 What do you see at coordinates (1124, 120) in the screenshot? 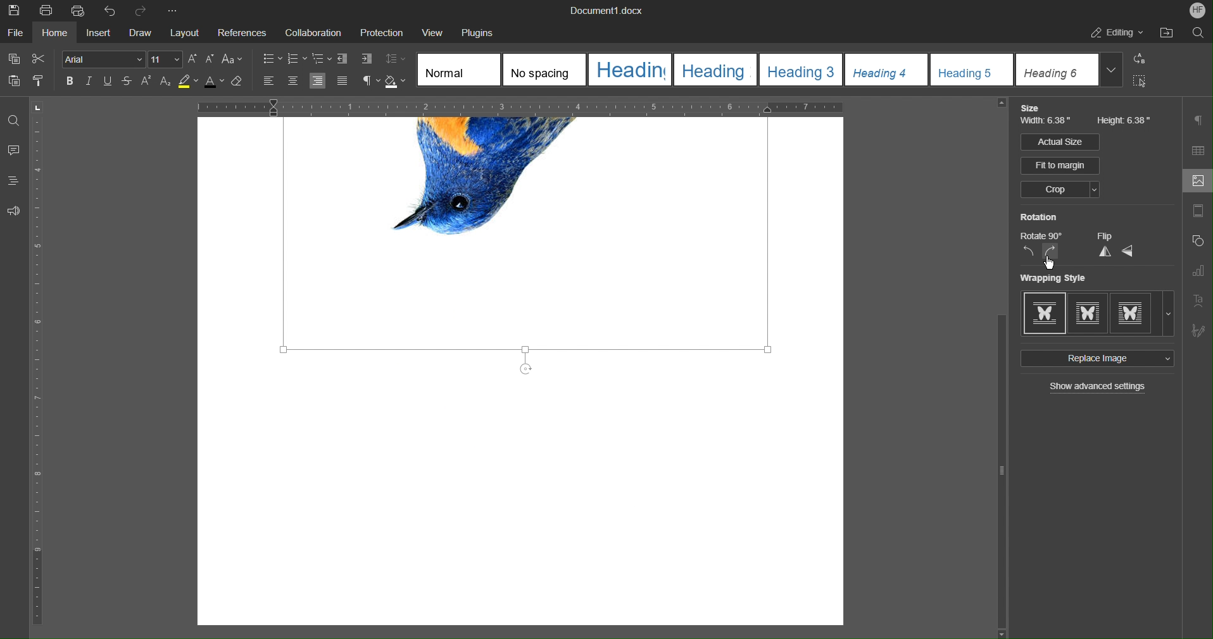
I see `Height ` at bounding box center [1124, 120].